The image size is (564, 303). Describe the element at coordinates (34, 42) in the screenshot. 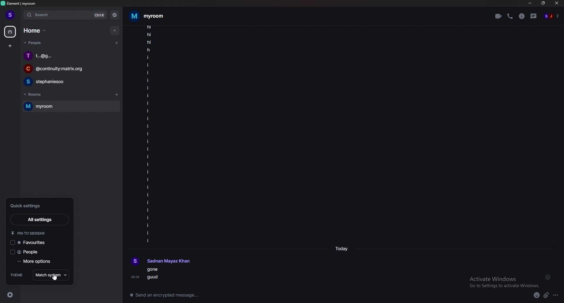

I see `people` at that location.